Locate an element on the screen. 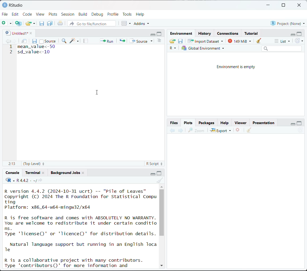  close is located at coordinates (29, 33).